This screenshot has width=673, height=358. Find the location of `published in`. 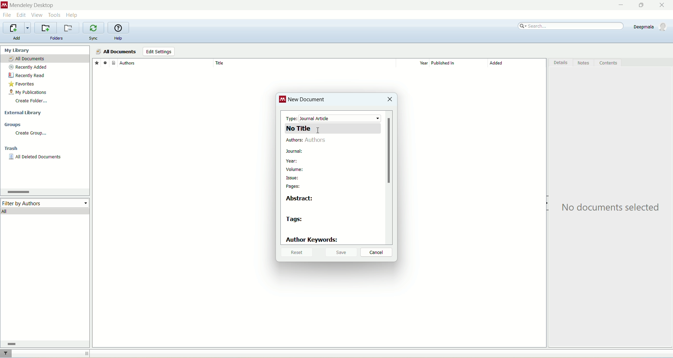

published in is located at coordinates (456, 63).